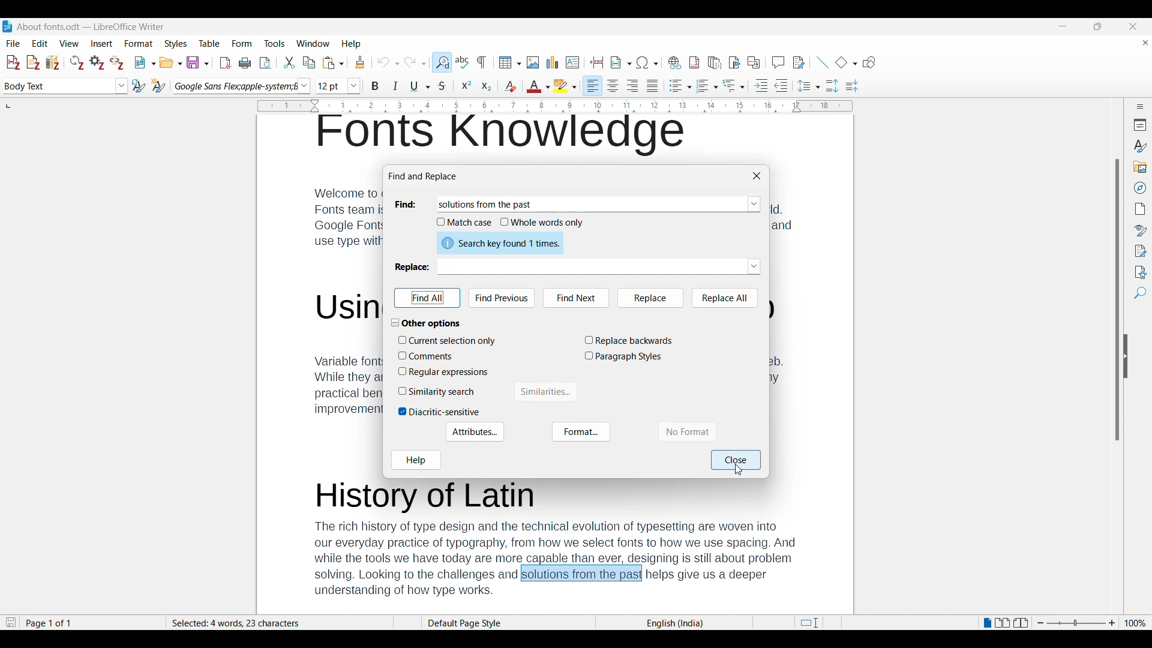  What do you see at coordinates (487, 204) in the screenshot?
I see `Text pasted` at bounding box center [487, 204].